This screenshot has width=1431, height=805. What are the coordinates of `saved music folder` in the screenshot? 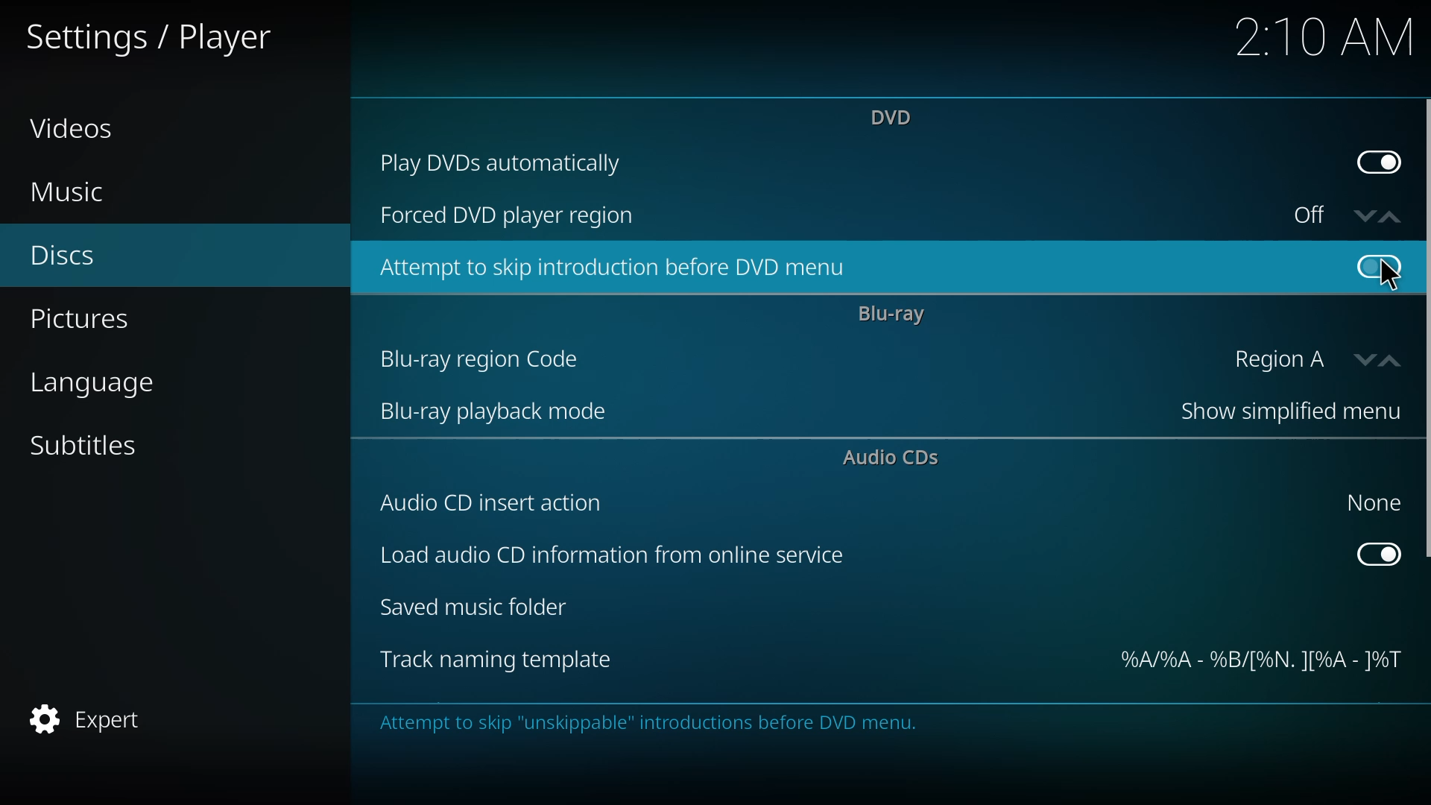 It's located at (473, 606).